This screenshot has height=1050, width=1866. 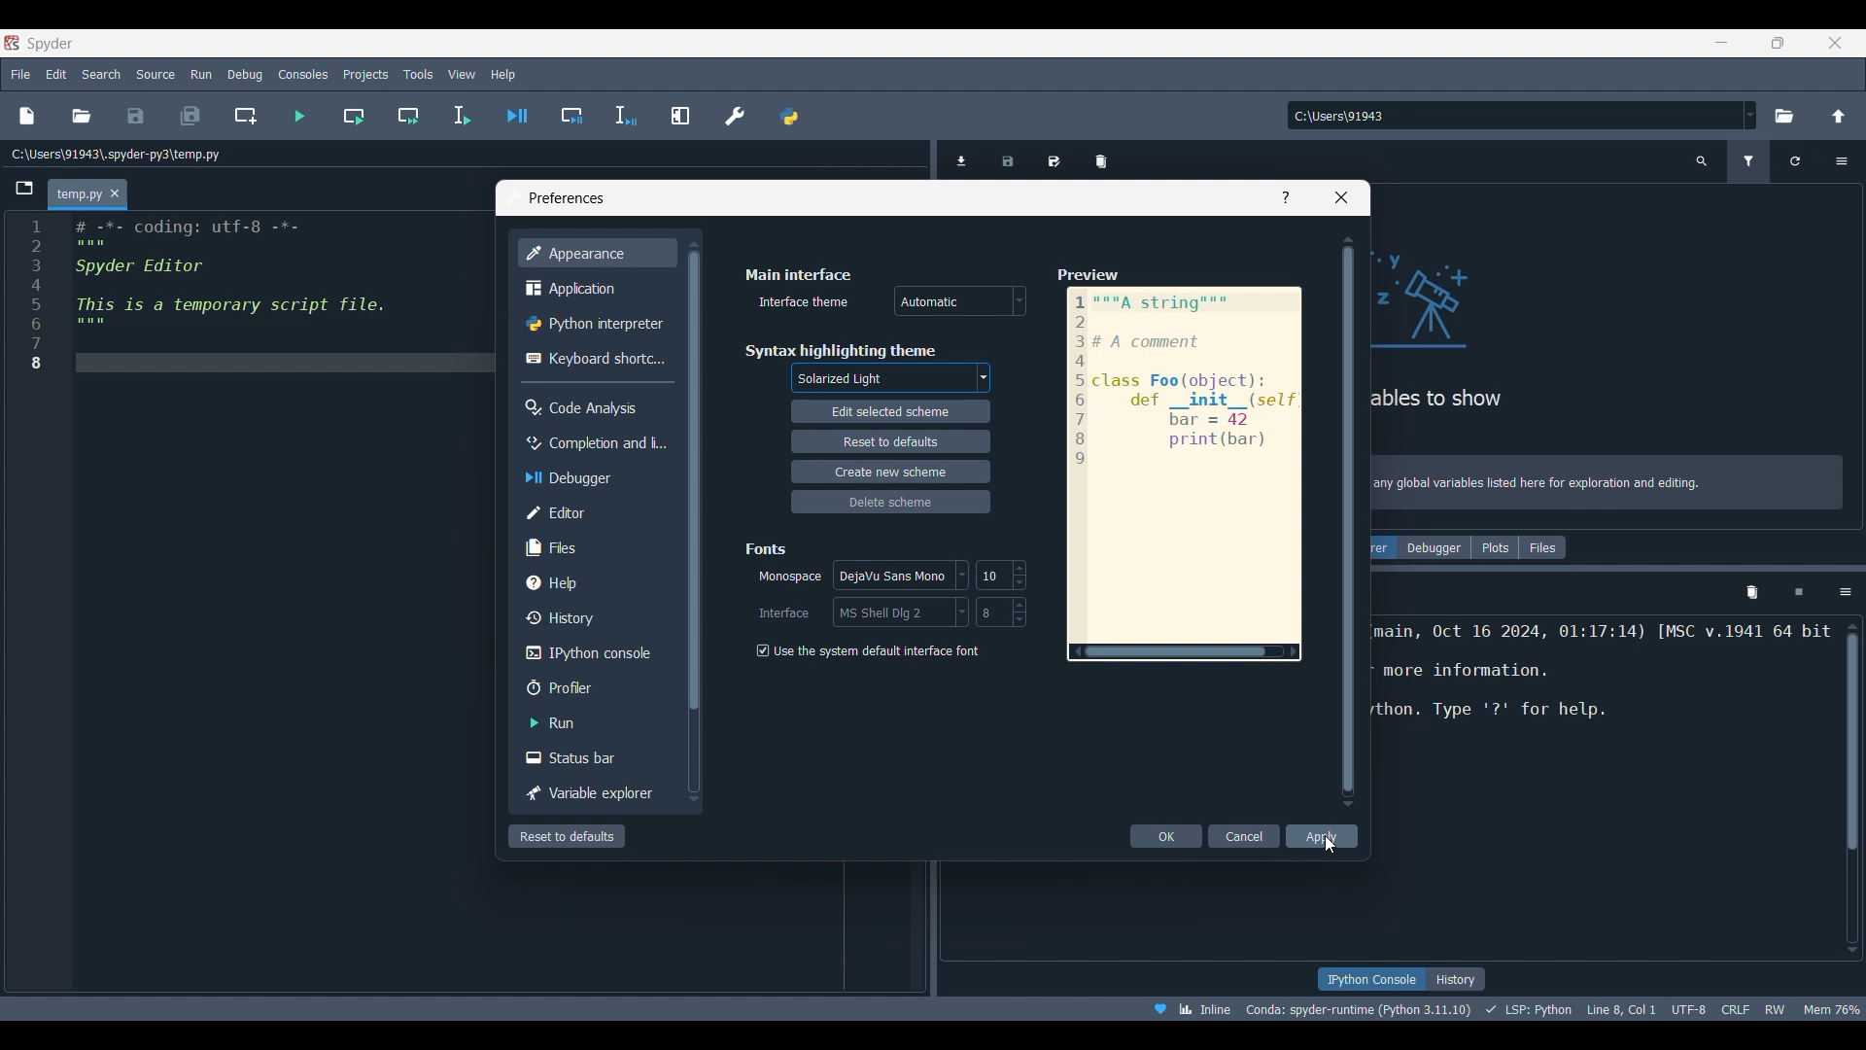 What do you see at coordinates (245, 115) in the screenshot?
I see `Create new cell at current line` at bounding box center [245, 115].